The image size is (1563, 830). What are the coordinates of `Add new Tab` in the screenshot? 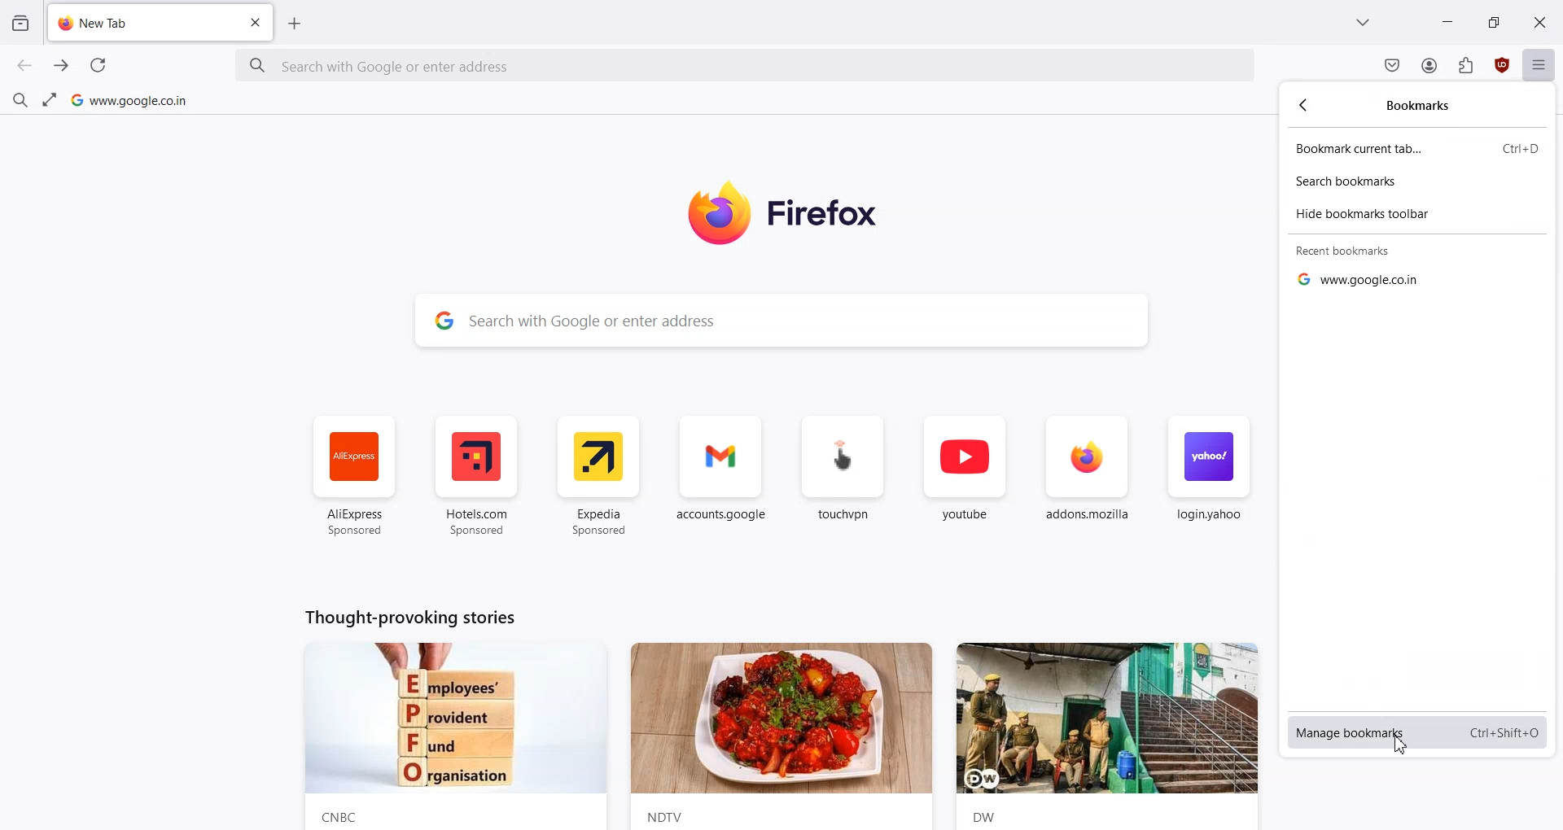 It's located at (296, 23).